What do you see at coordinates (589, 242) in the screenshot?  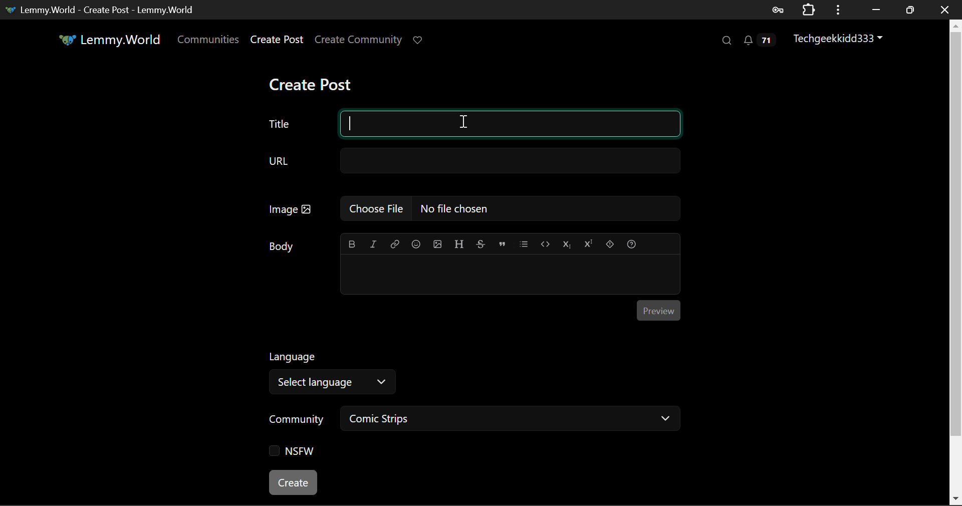 I see `superscript` at bounding box center [589, 242].